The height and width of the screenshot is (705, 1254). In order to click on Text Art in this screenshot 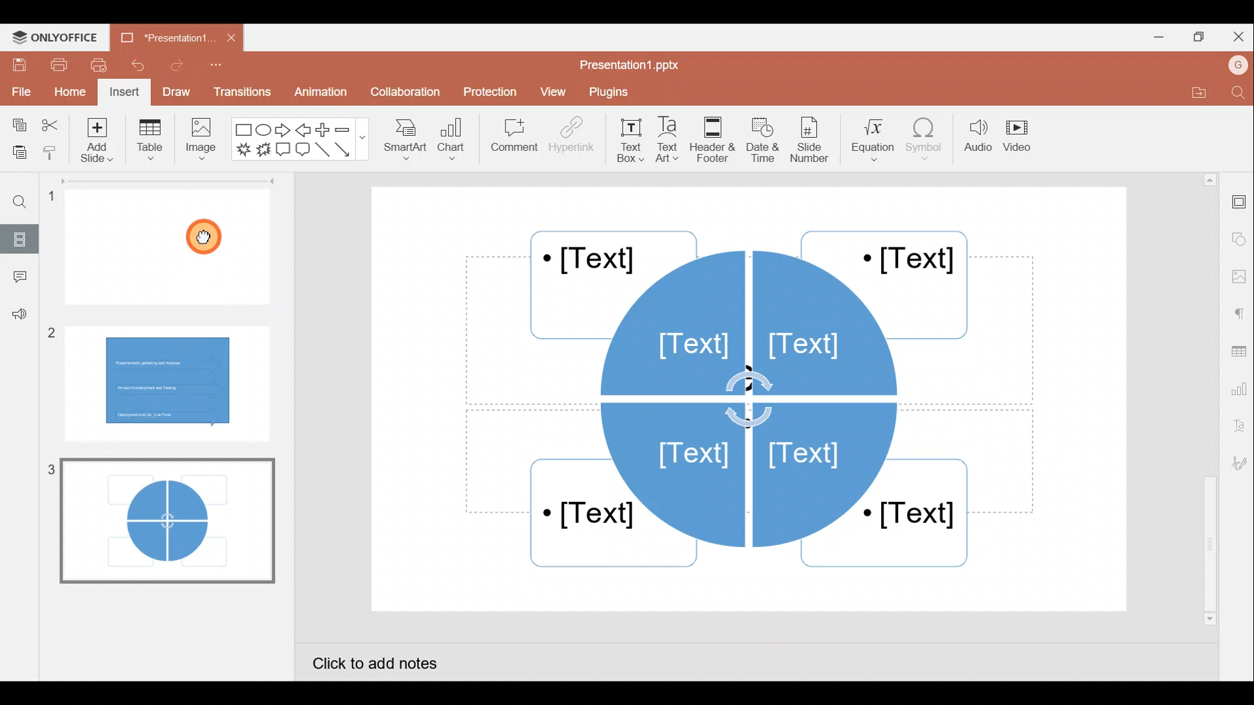, I will do `click(671, 140)`.